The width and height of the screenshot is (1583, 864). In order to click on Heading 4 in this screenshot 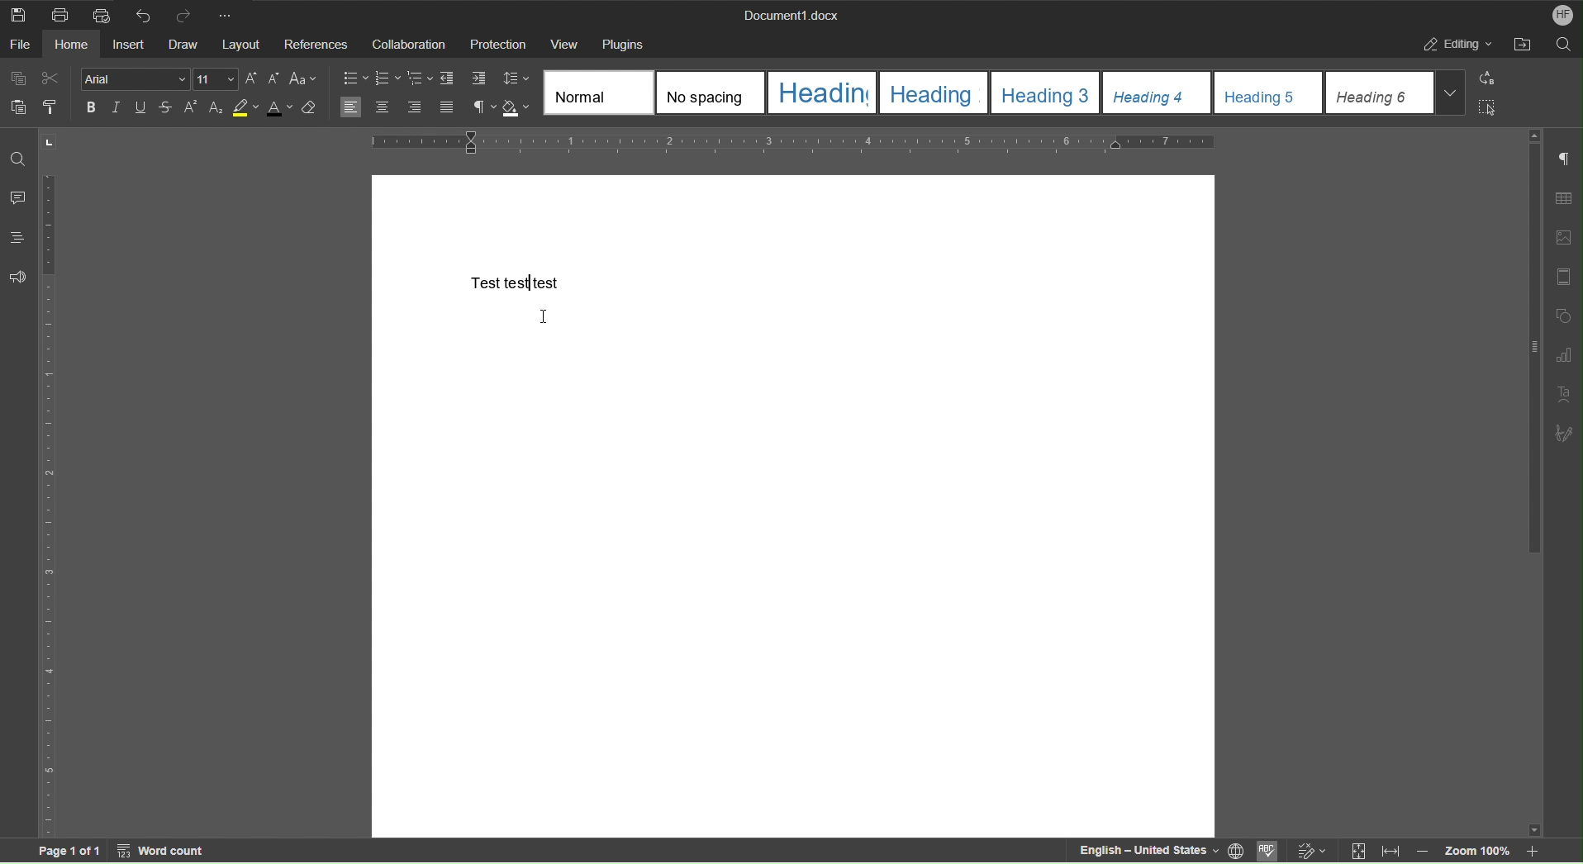, I will do `click(1158, 93)`.